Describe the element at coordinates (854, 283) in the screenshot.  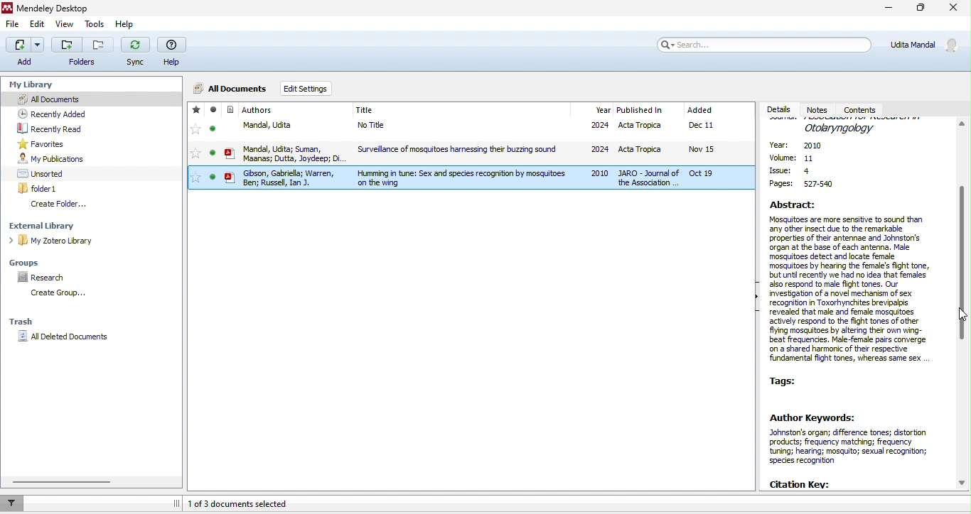
I see `abstract` at that location.